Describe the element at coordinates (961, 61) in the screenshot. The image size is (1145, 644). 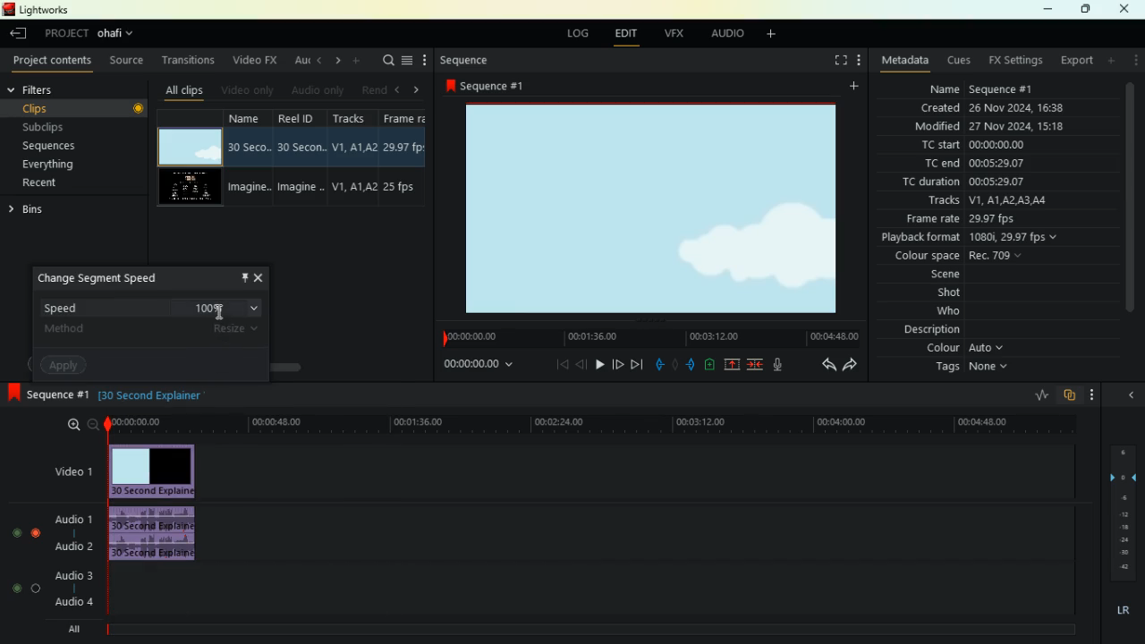
I see `cues` at that location.